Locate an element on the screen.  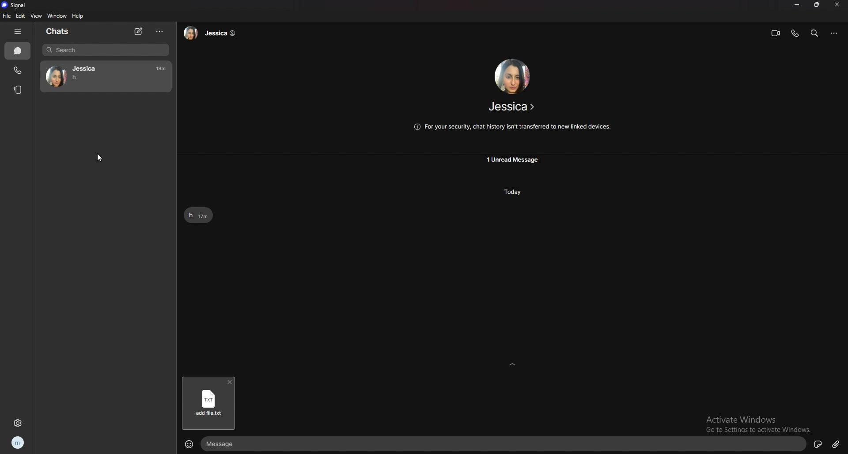
17m is located at coordinates (161, 69).